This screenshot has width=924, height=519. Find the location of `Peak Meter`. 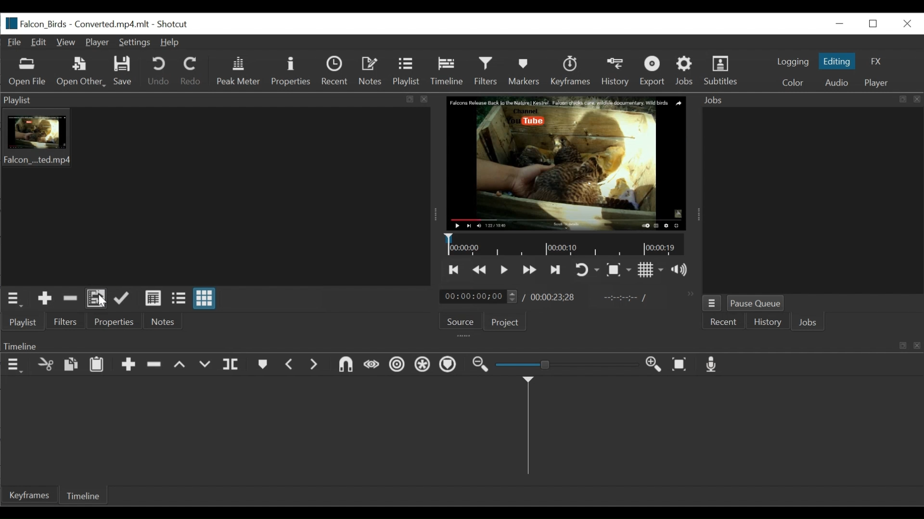

Peak Meter is located at coordinates (238, 72).